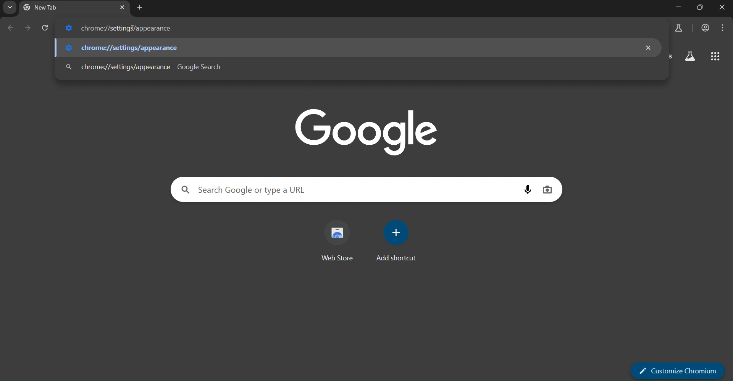 Image resolution: width=733 pixels, height=381 pixels. Describe the element at coordinates (724, 29) in the screenshot. I see `menu` at that location.